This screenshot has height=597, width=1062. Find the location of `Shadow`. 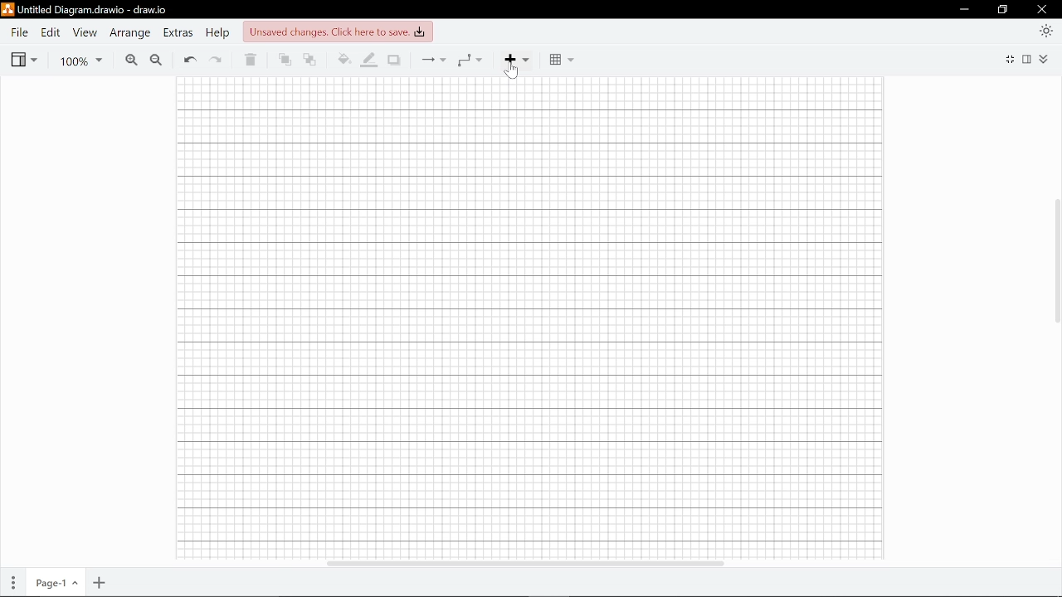

Shadow is located at coordinates (393, 60).